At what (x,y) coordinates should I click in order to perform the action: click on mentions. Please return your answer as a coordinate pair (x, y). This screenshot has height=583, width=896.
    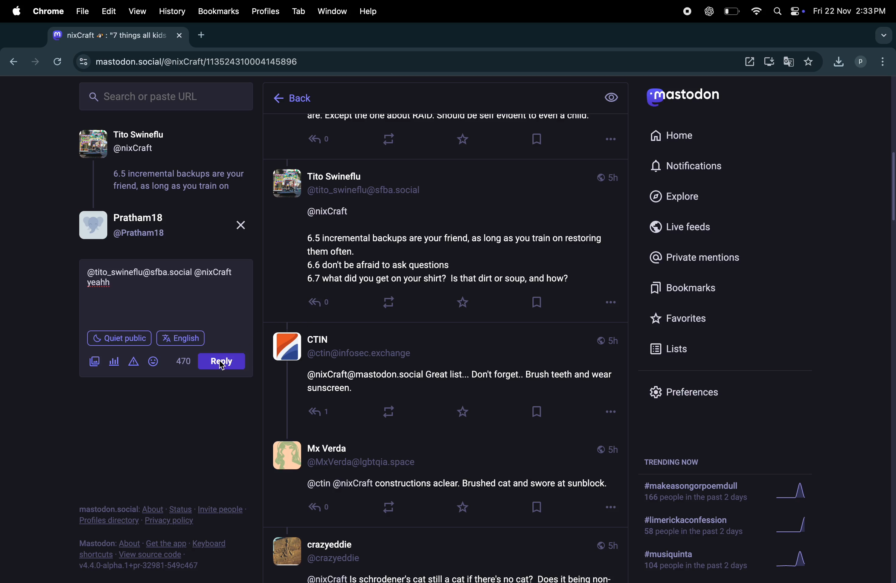
    Looking at the image, I should click on (166, 272).